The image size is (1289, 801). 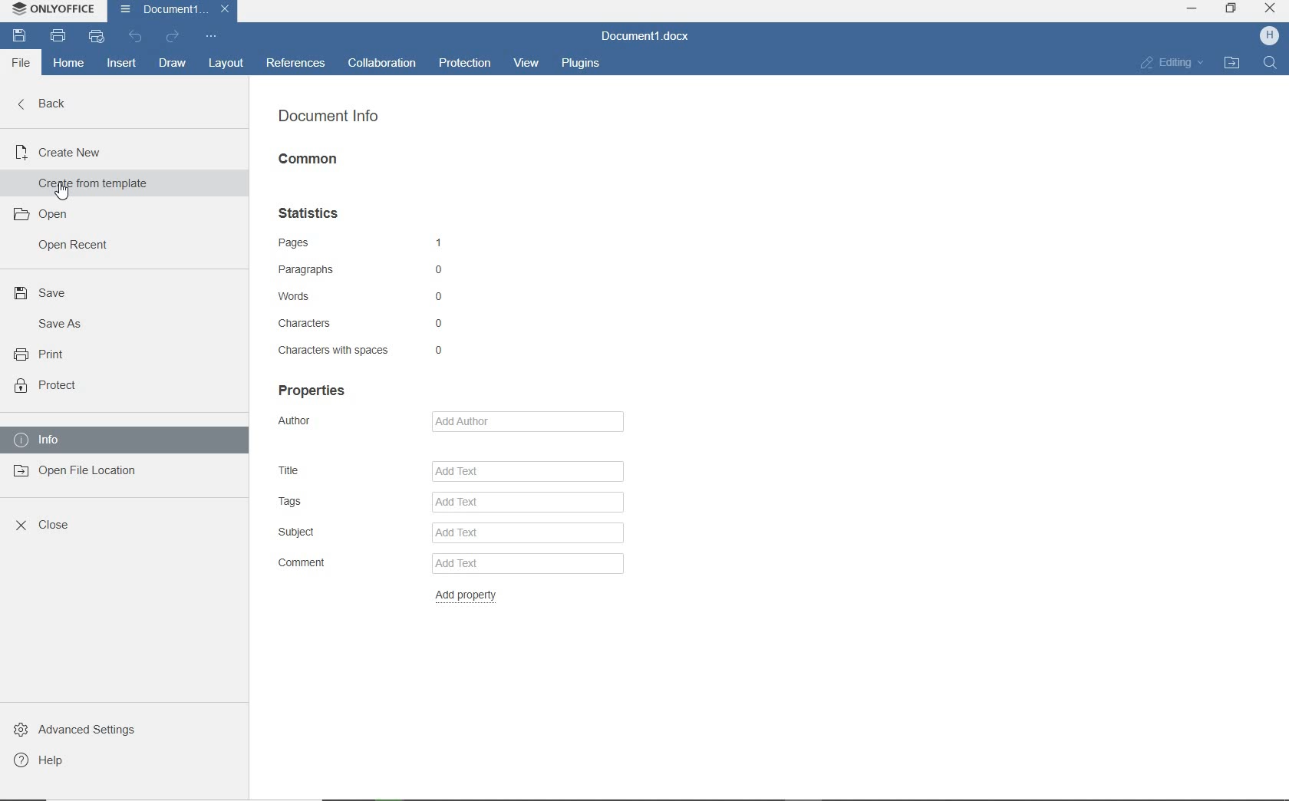 What do you see at coordinates (224, 63) in the screenshot?
I see `layout` at bounding box center [224, 63].